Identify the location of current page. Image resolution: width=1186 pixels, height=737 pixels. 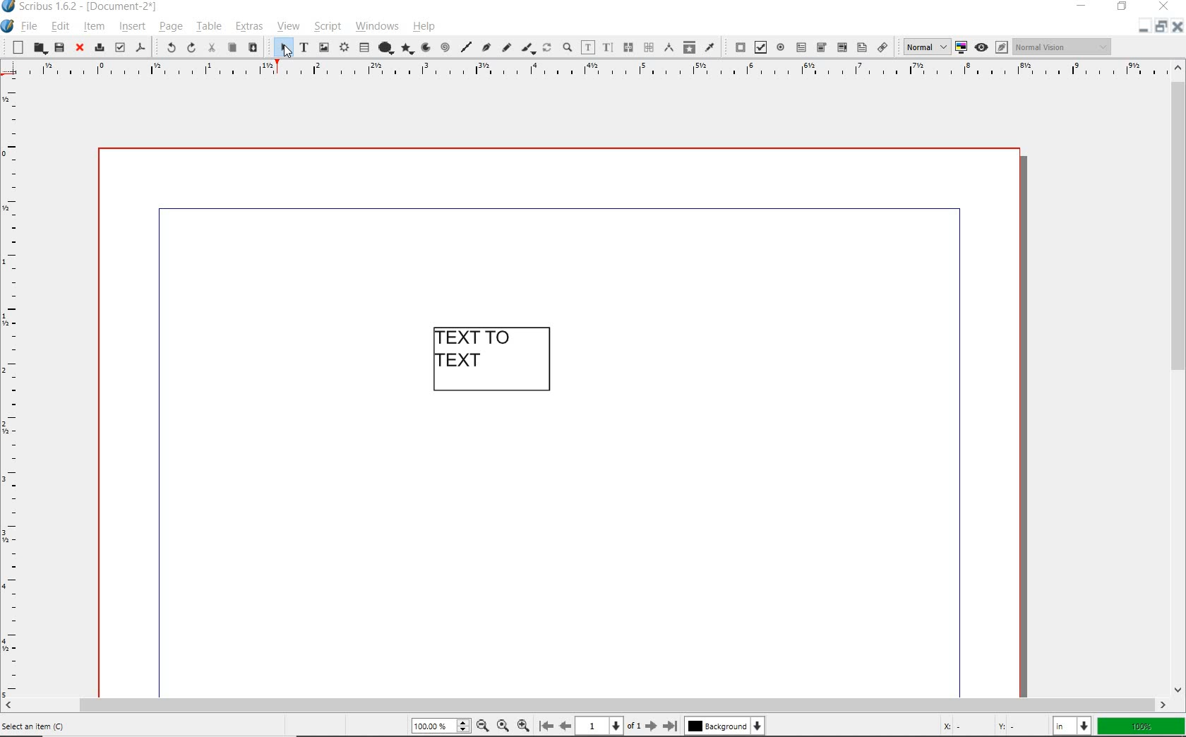
(611, 726).